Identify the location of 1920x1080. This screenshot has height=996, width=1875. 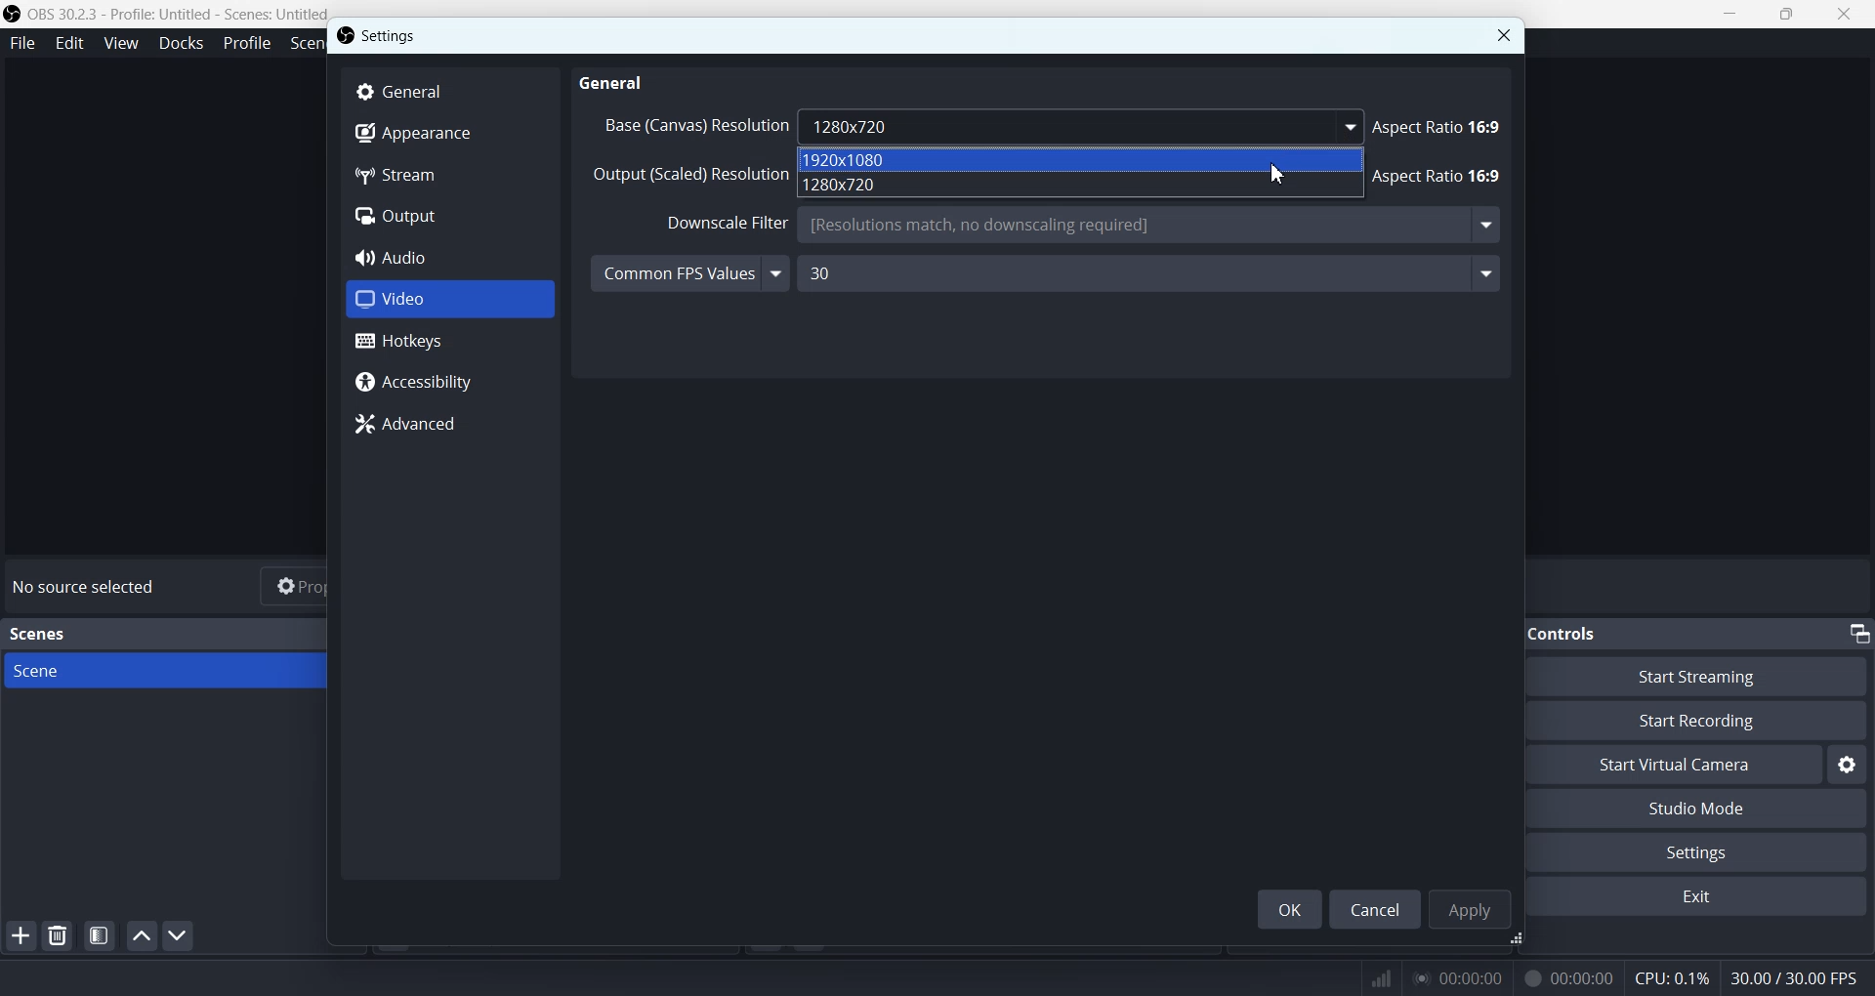
(1079, 159).